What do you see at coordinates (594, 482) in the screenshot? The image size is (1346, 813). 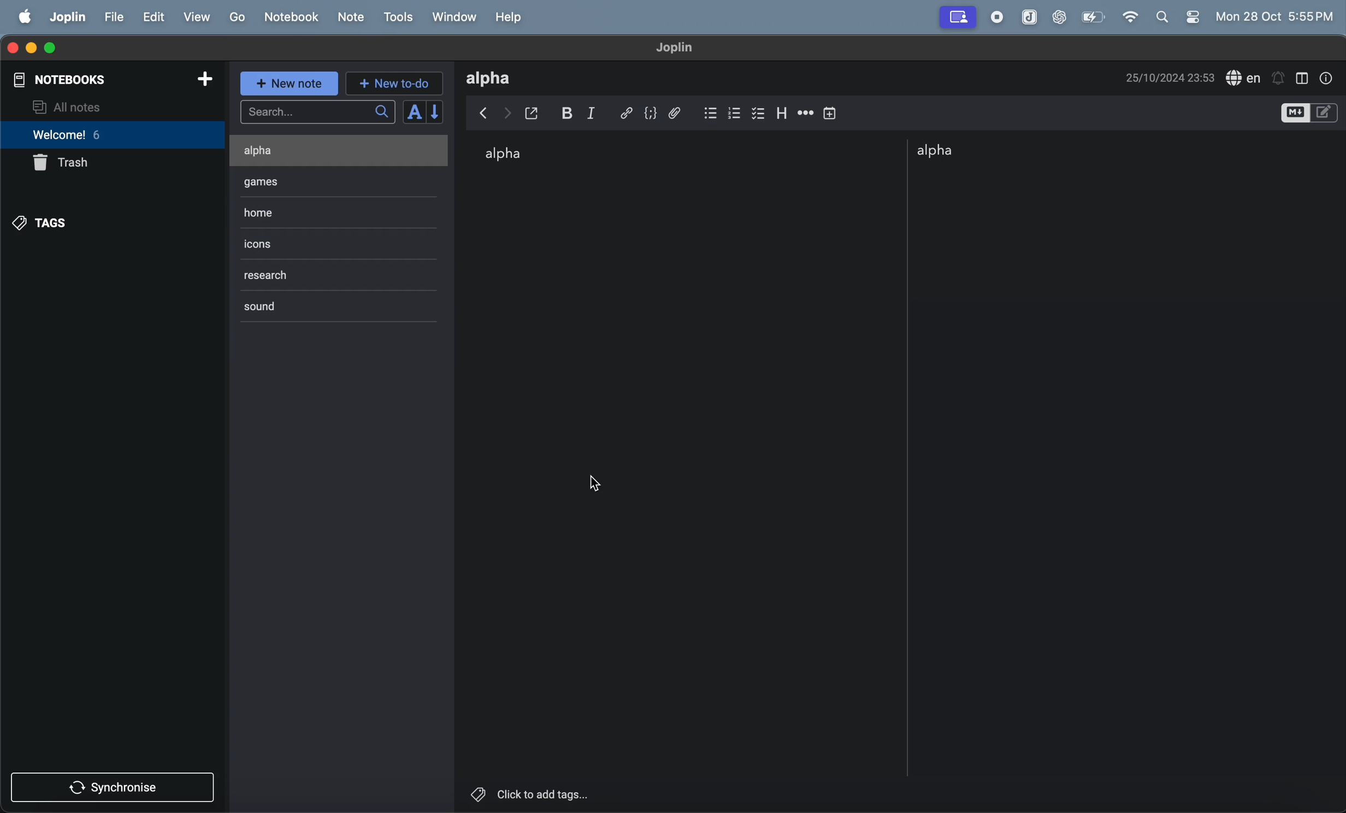 I see `cursor` at bounding box center [594, 482].